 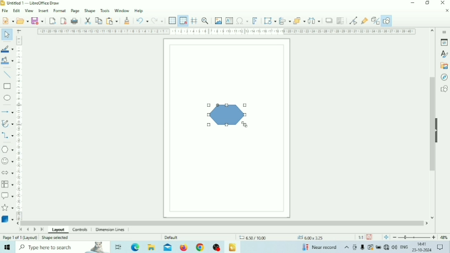 I want to click on Show hidden icons, so click(x=347, y=247).